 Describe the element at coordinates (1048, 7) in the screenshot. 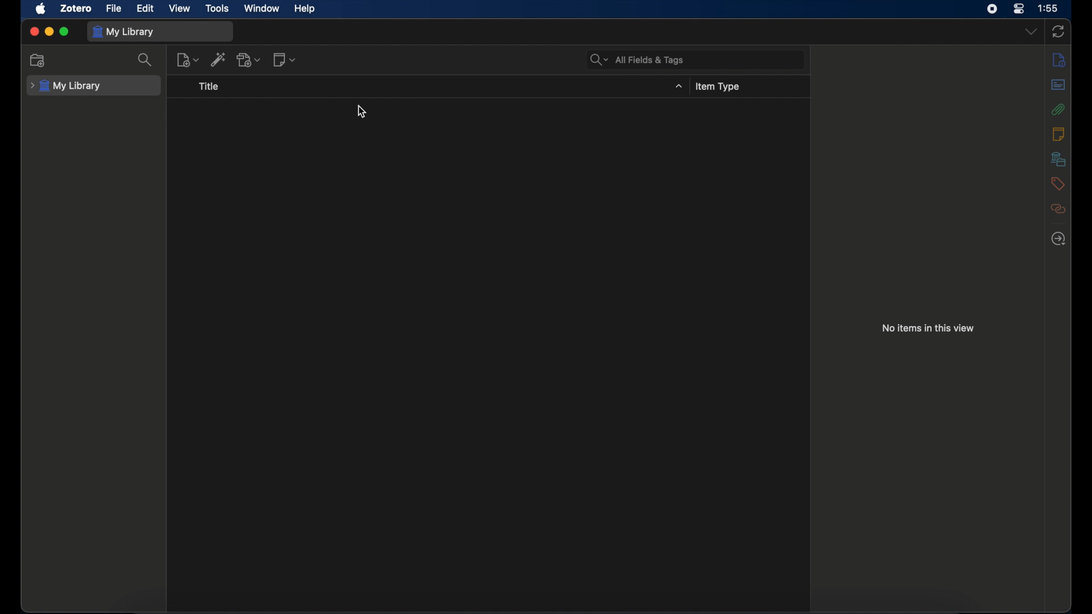

I see `time` at that location.